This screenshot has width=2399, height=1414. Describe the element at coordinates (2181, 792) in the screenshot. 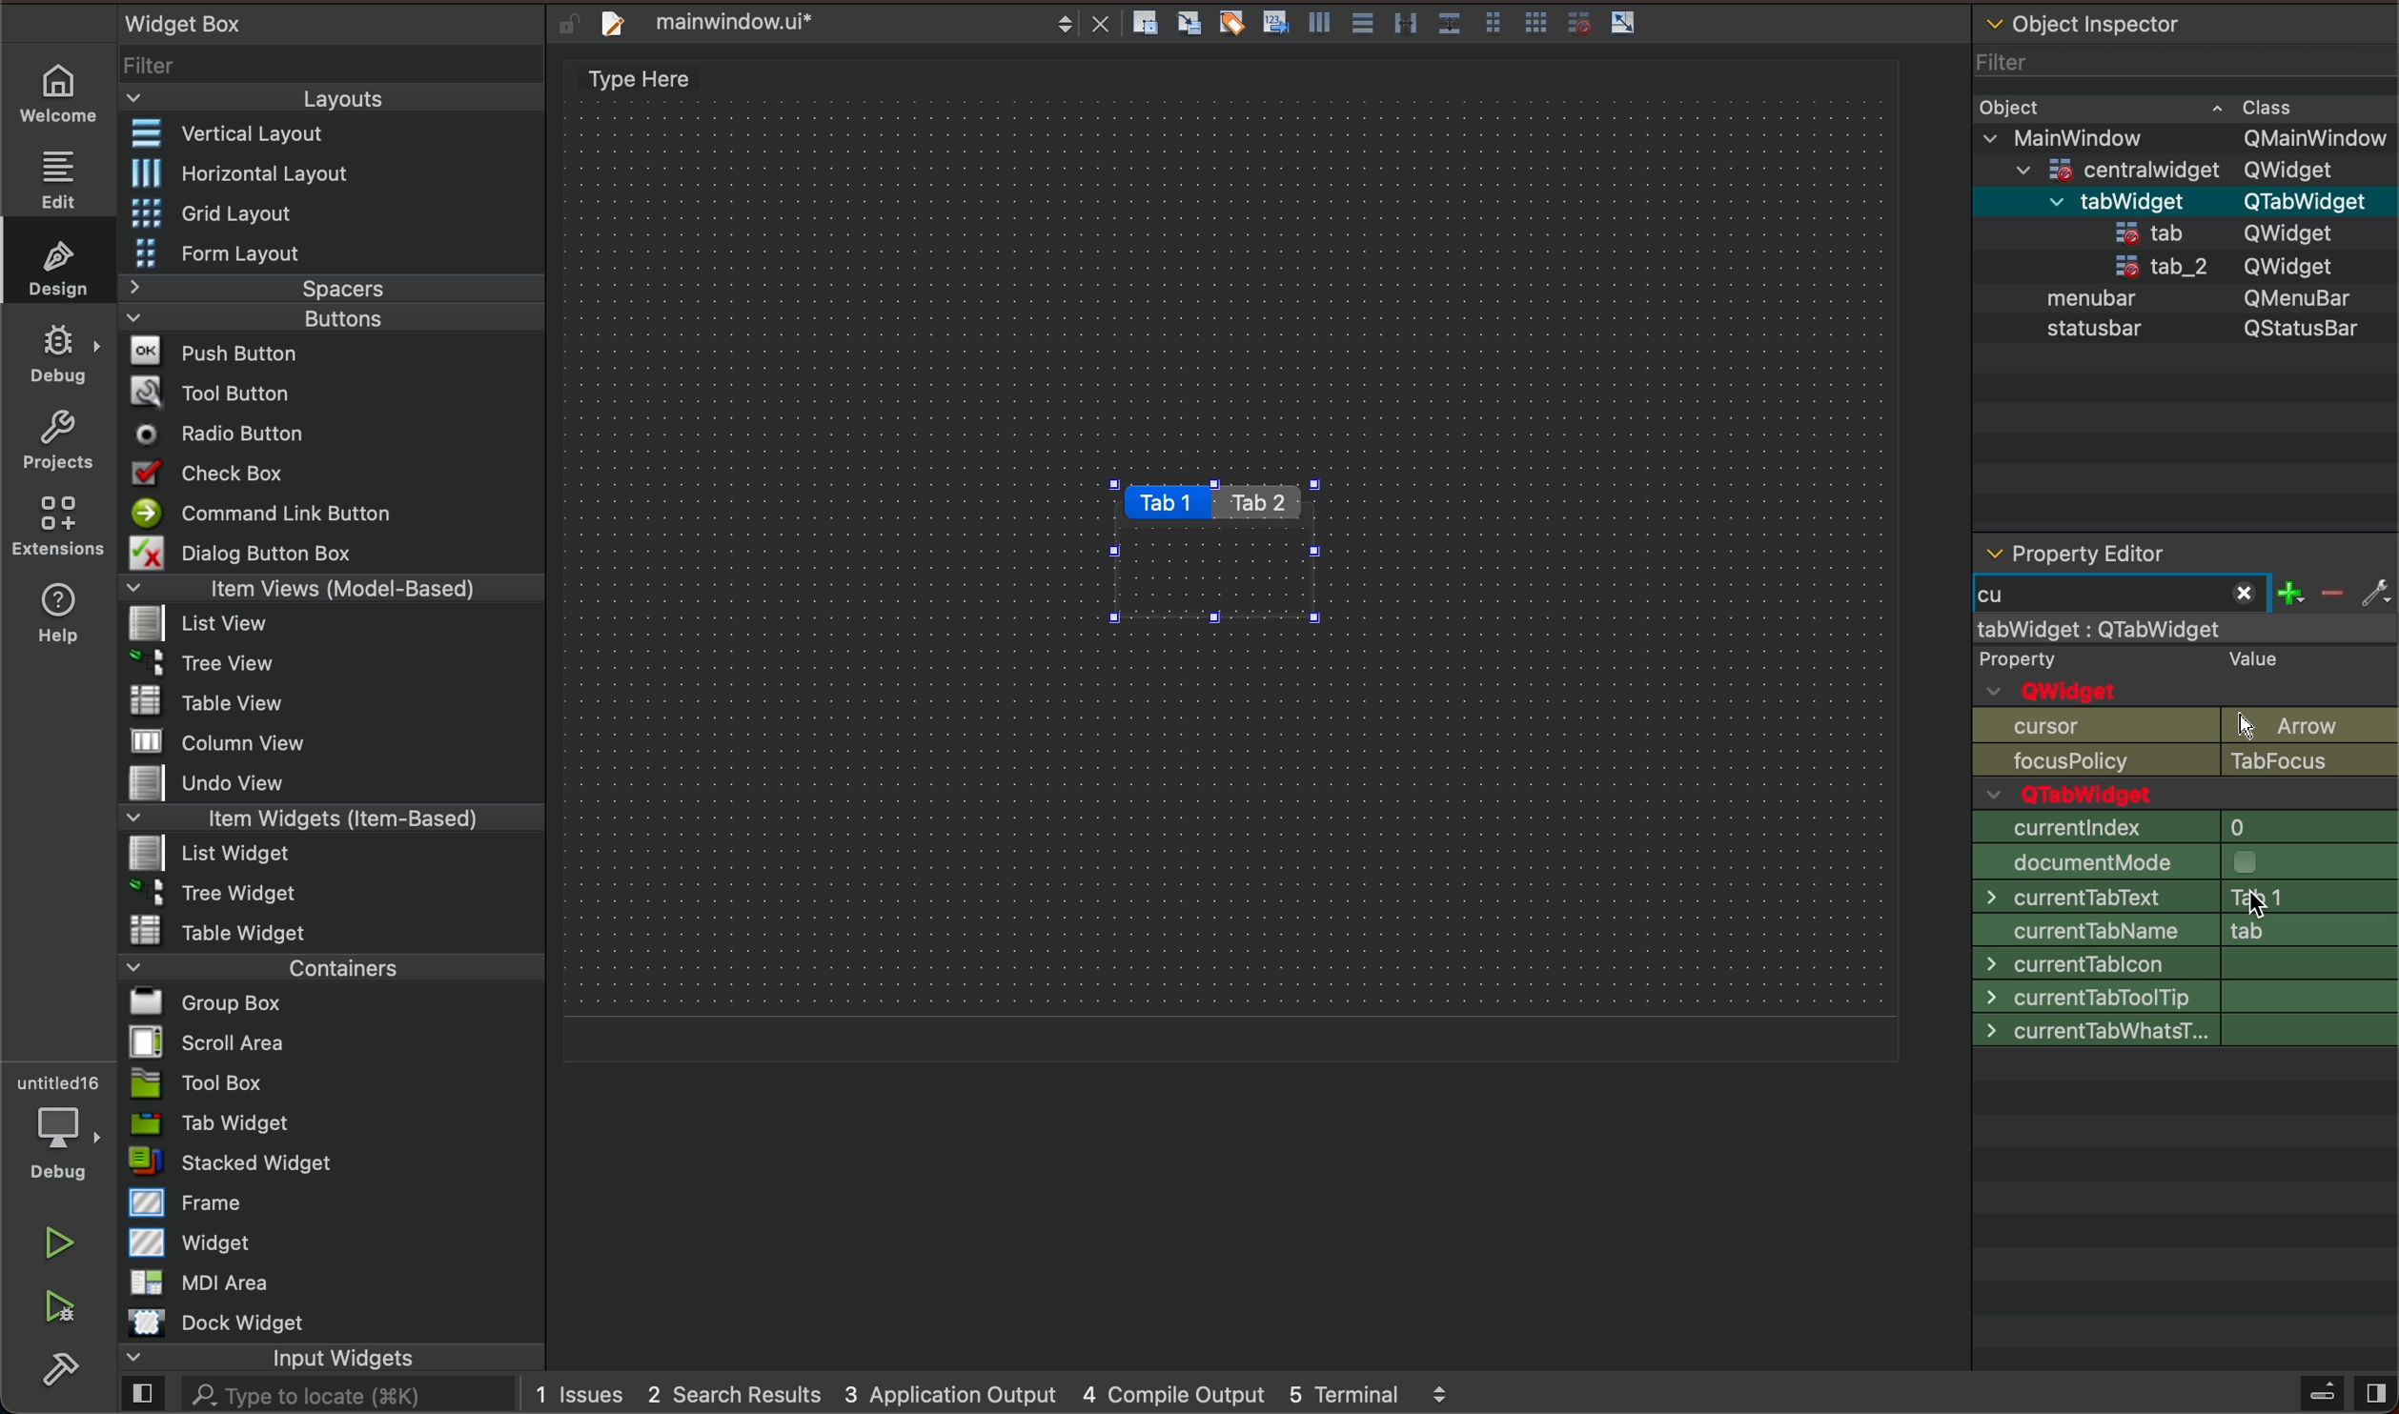

I see `enabled` at that location.